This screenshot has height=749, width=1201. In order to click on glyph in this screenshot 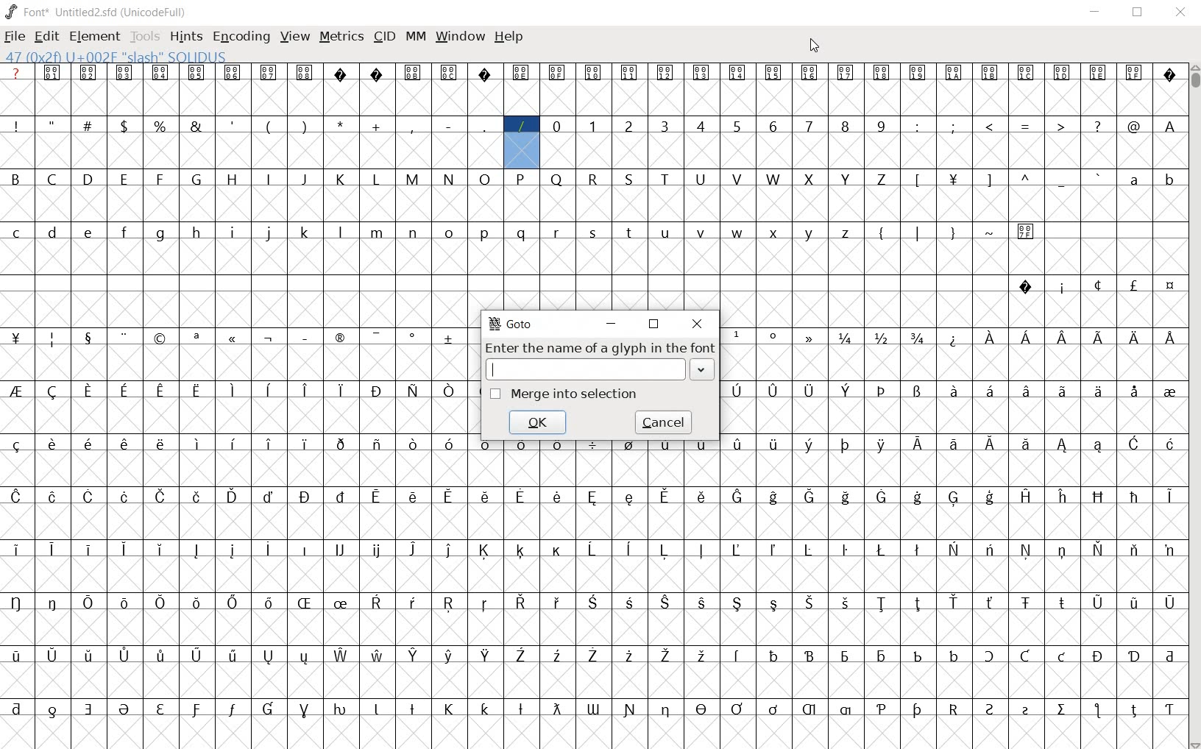, I will do `click(1099, 445)`.